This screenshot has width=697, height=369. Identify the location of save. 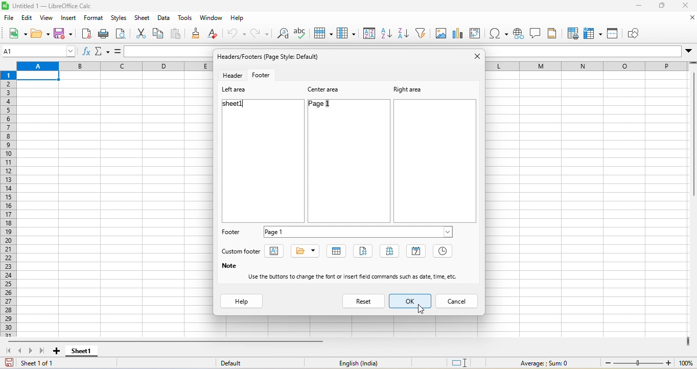
(63, 34).